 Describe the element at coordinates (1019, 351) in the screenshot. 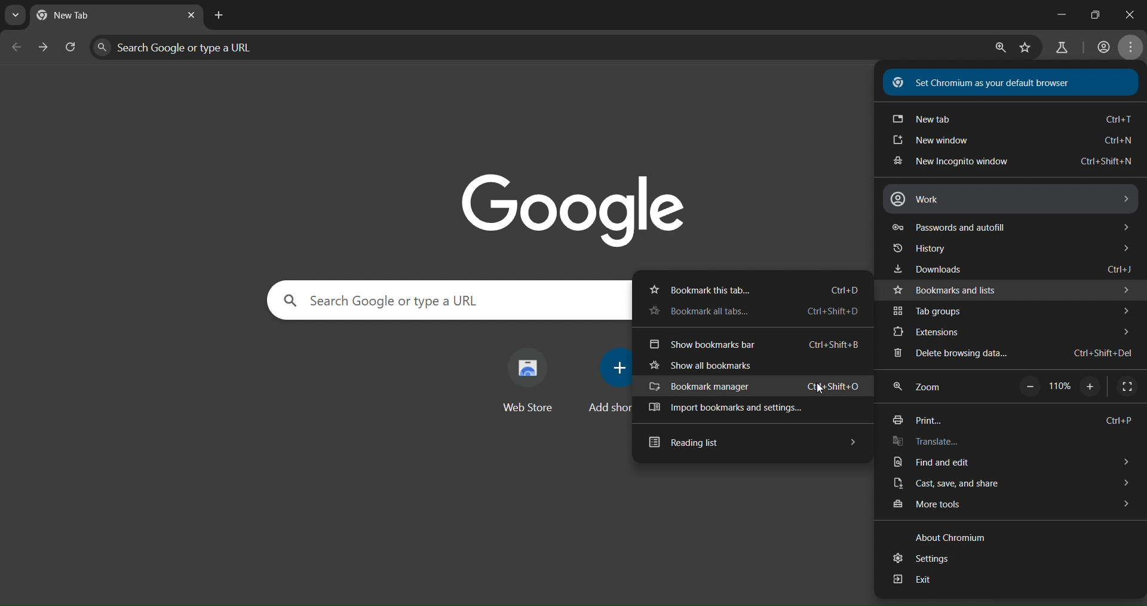

I see `delete browsing data` at that location.